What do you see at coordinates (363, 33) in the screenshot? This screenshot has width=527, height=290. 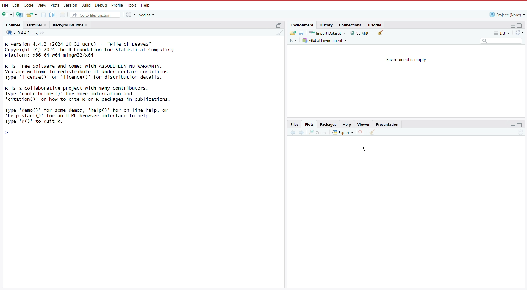 I see `88kib used by R session (Source: Windows System)` at bounding box center [363, 33].